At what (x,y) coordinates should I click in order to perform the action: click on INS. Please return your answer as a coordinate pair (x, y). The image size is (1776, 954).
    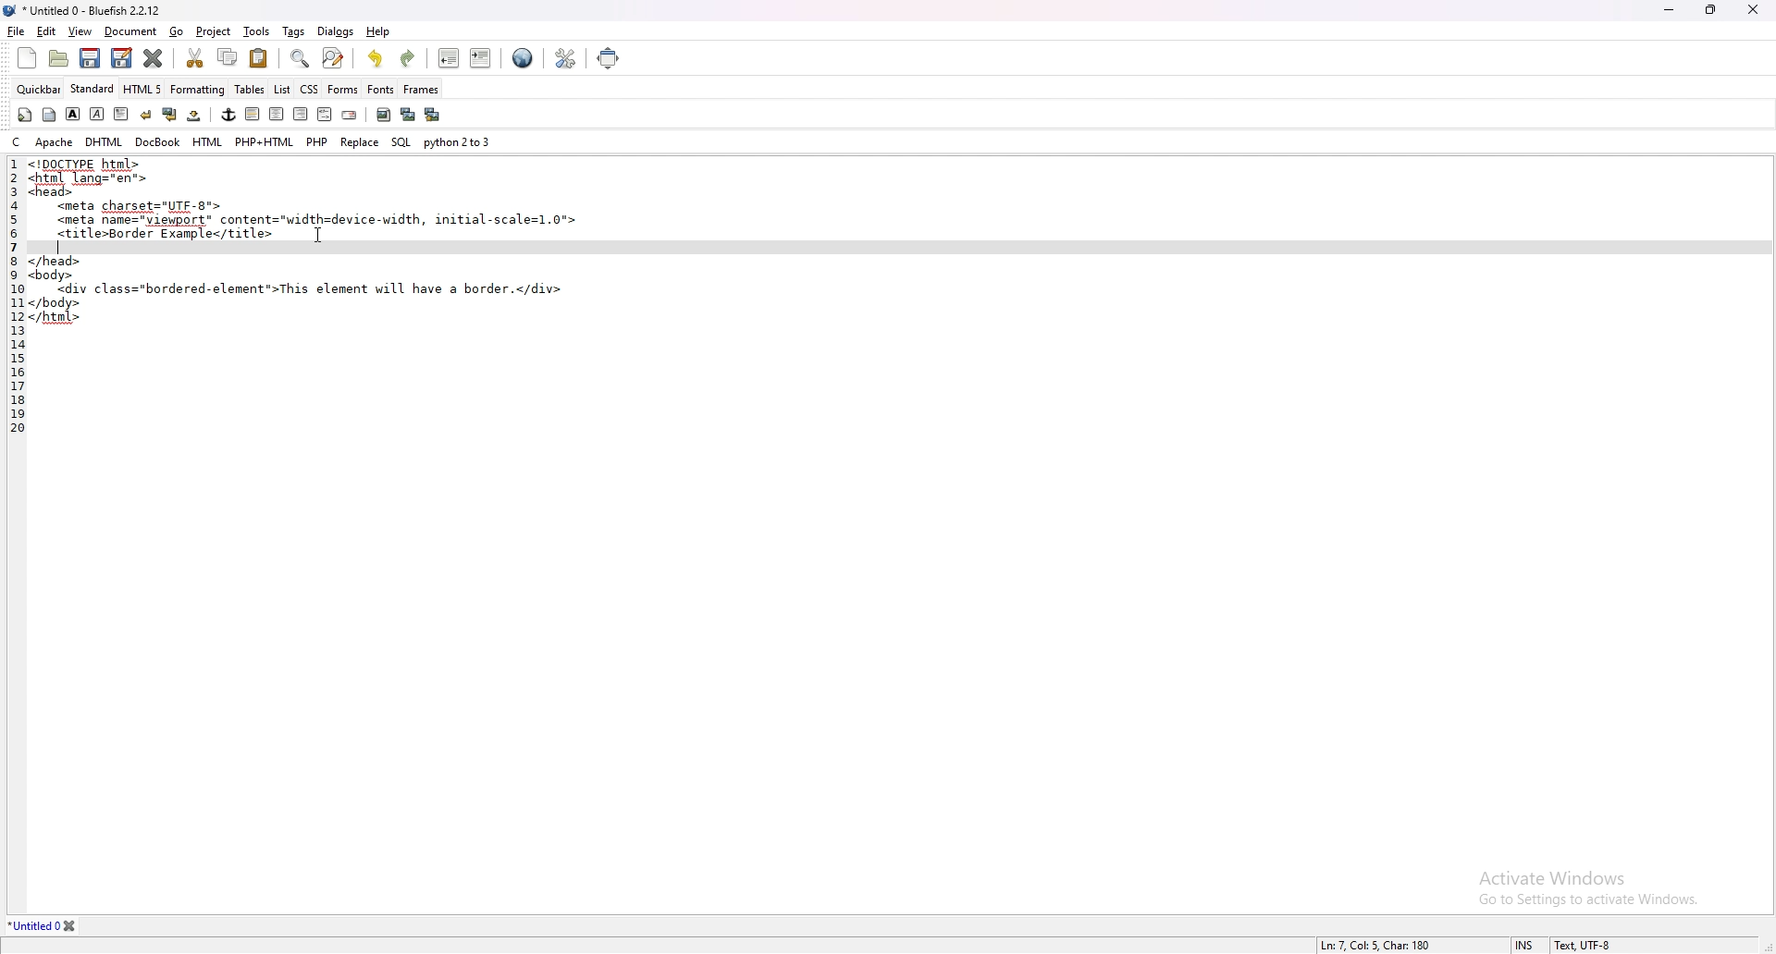
    Looking at the image, I should click on (1527, 945).